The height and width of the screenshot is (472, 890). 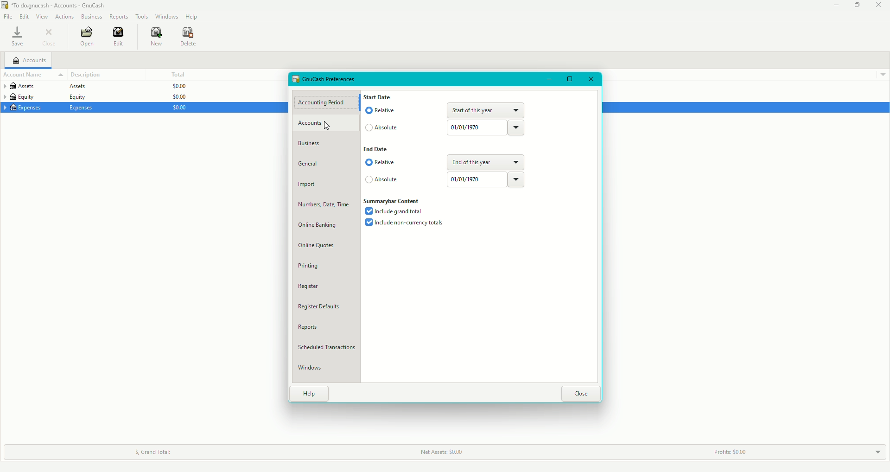 What do you see at coordinates (33, 75) in the screenshot?
I see `Account Name` at bounding box center [33, 75].